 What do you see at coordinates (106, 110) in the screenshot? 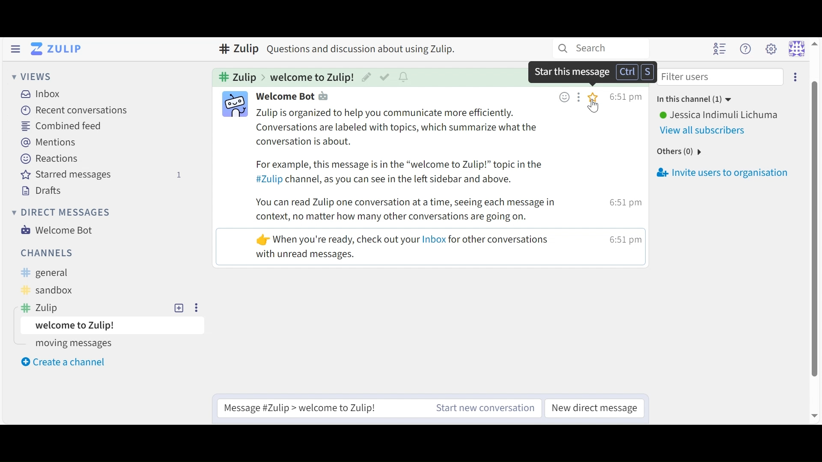
I see `Recent Conversation` at bounding box center [106, 110].